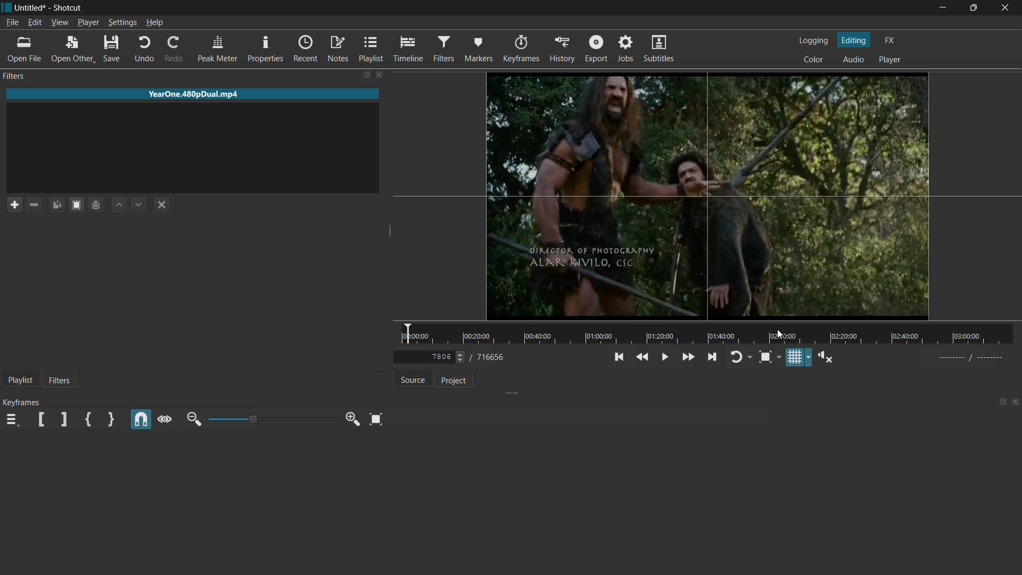 The height and width of the screenshot is (575, 1022). I want to click on filters, so click(61, 380).